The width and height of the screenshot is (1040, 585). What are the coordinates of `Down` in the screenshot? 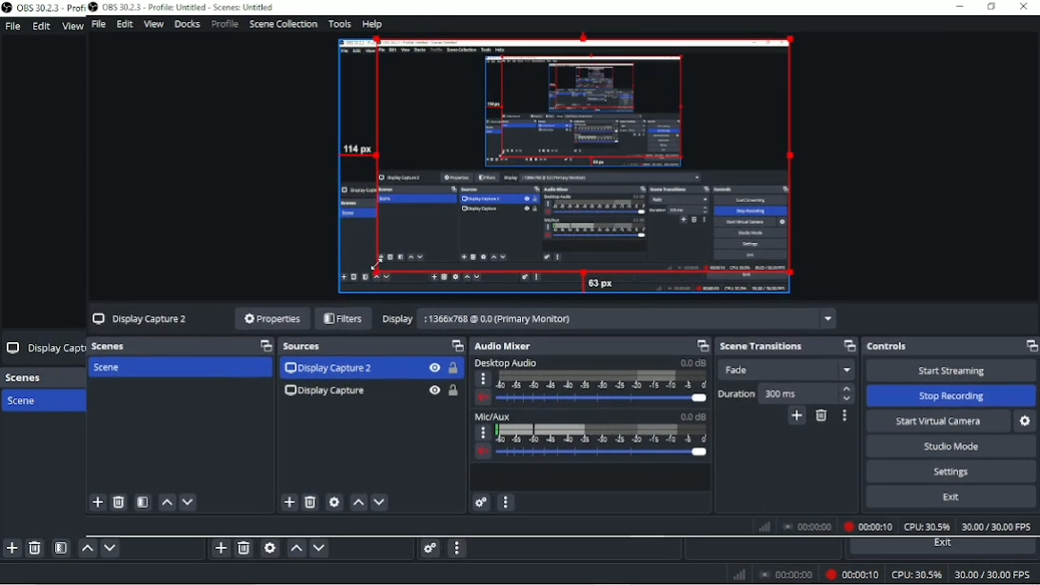 It's located at (383, 503).